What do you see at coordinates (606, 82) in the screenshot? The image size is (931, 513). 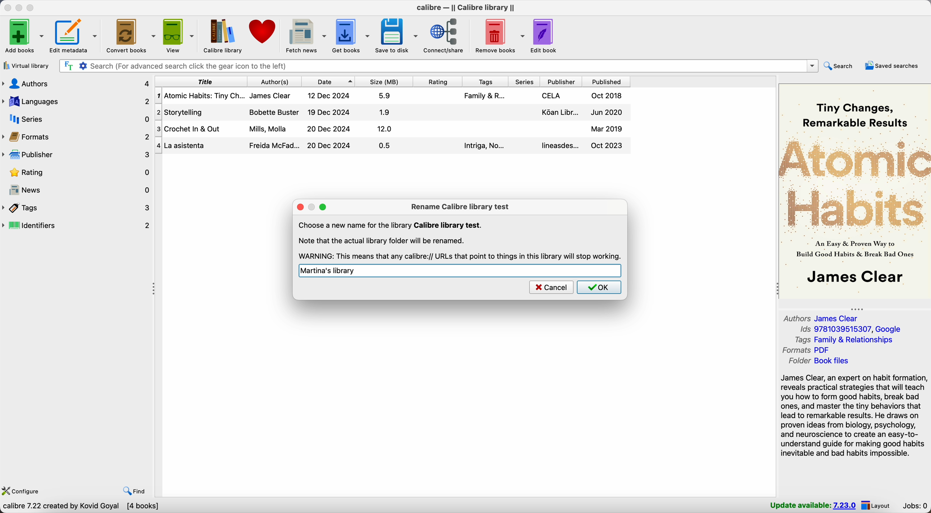 I see `published` at bounding box center [606, 82].